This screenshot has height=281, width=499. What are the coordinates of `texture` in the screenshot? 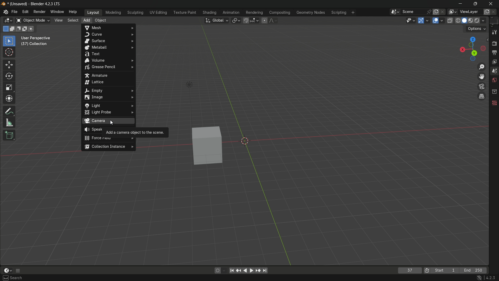 It's located at (494, 103).